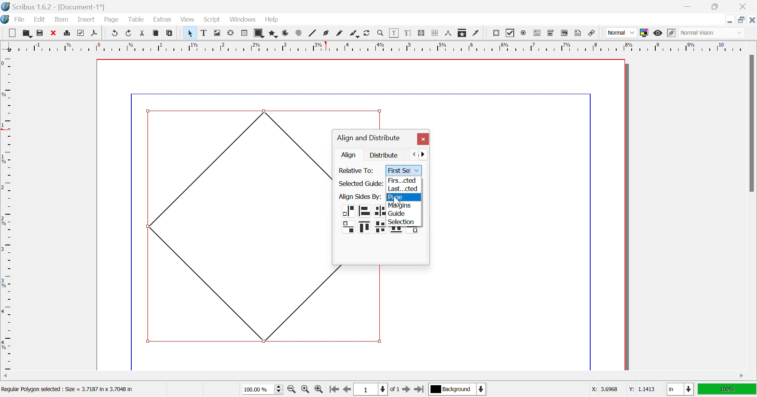 The width and height of the screenshot is (757, 397). Describe the element at coordinates (578, 33) in the screenshot. I see `Text annotation` at that location.